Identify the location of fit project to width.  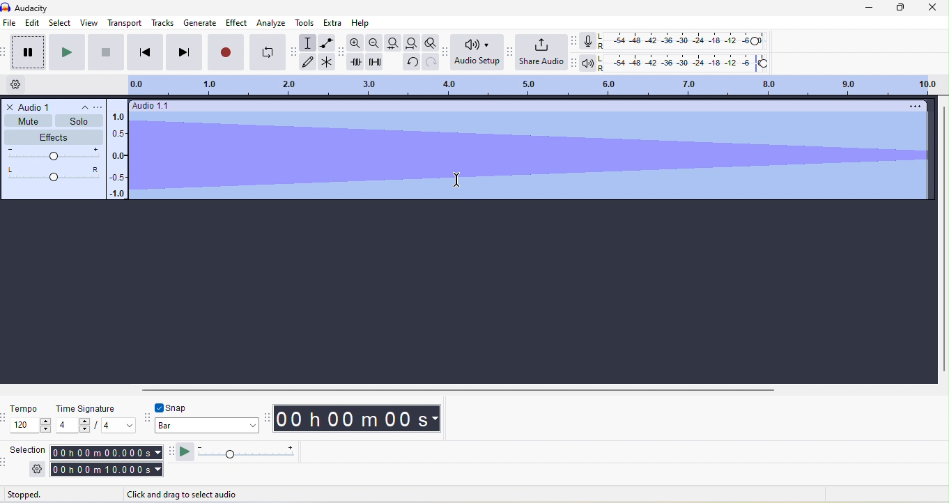
(411, 43).